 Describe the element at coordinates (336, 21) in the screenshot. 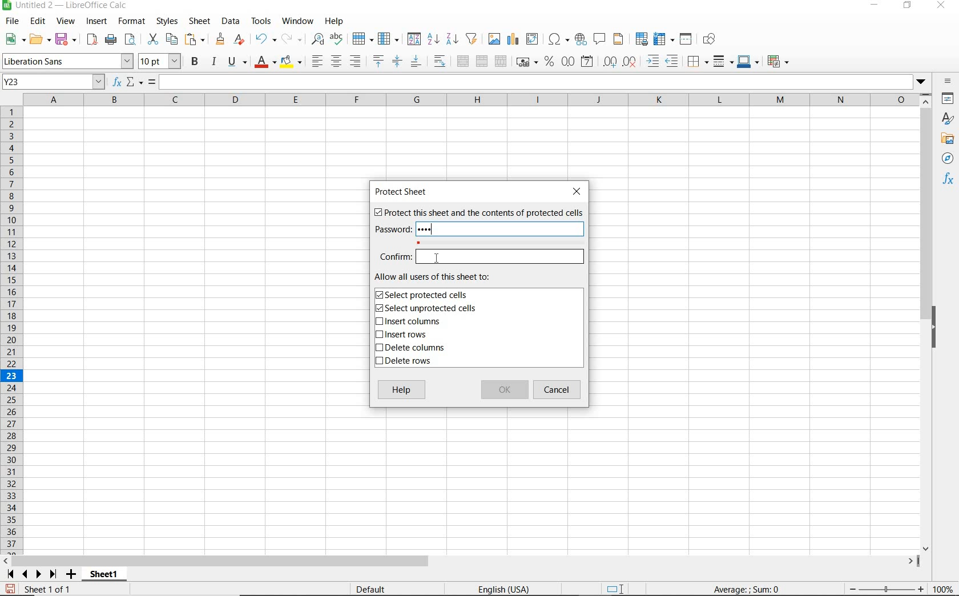

I see `HELP` at that location.